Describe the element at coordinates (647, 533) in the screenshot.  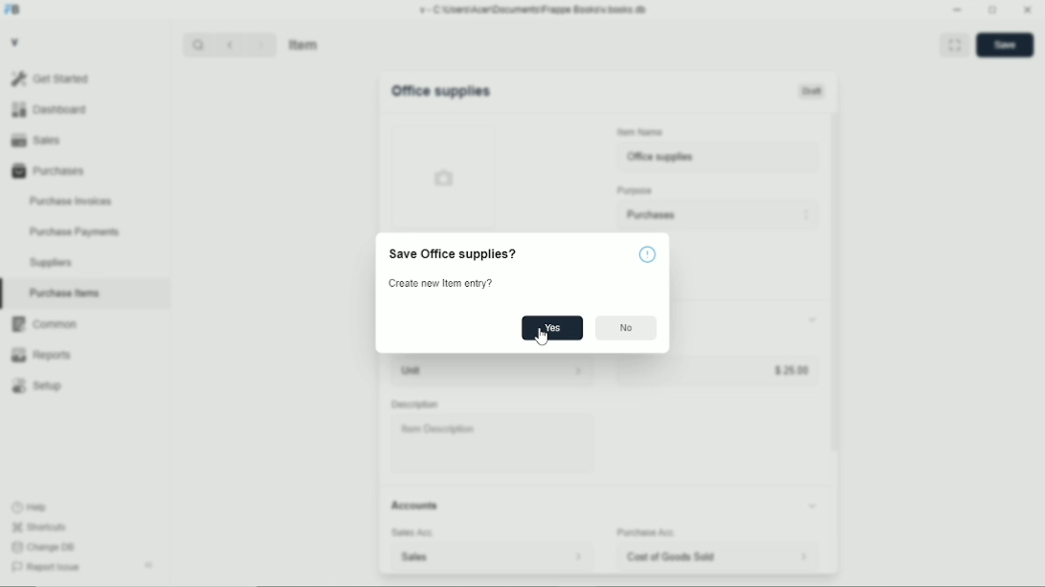
I see `purchase acc.` at that location.